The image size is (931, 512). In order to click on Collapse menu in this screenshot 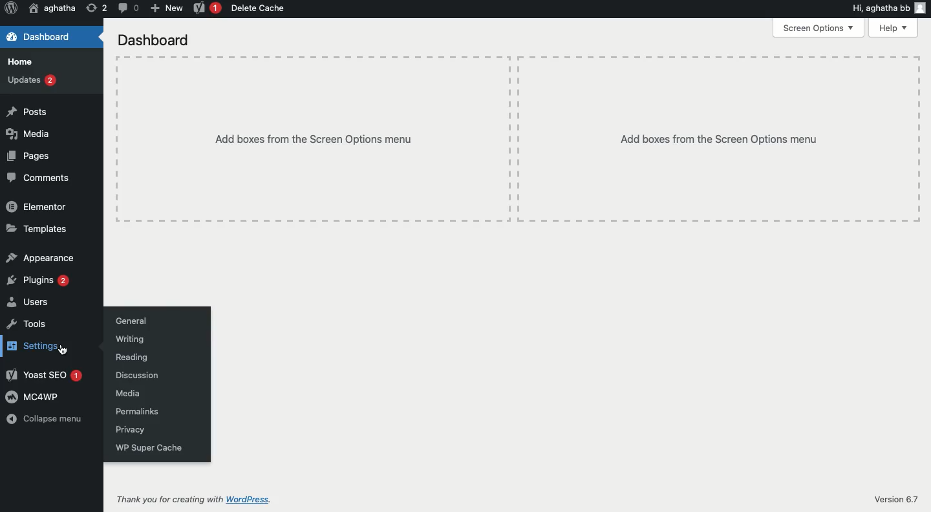, I will do `click(43, 419)`.